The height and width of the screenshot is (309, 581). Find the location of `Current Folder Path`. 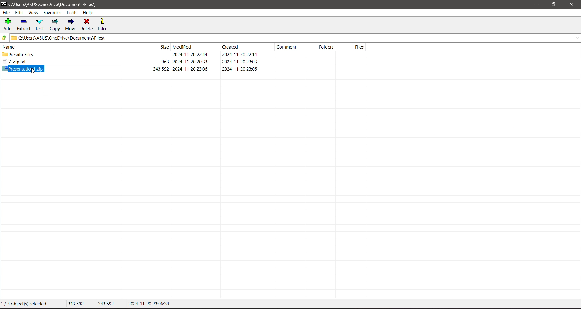

Current Folder Path is located at coordinates (296, 37).